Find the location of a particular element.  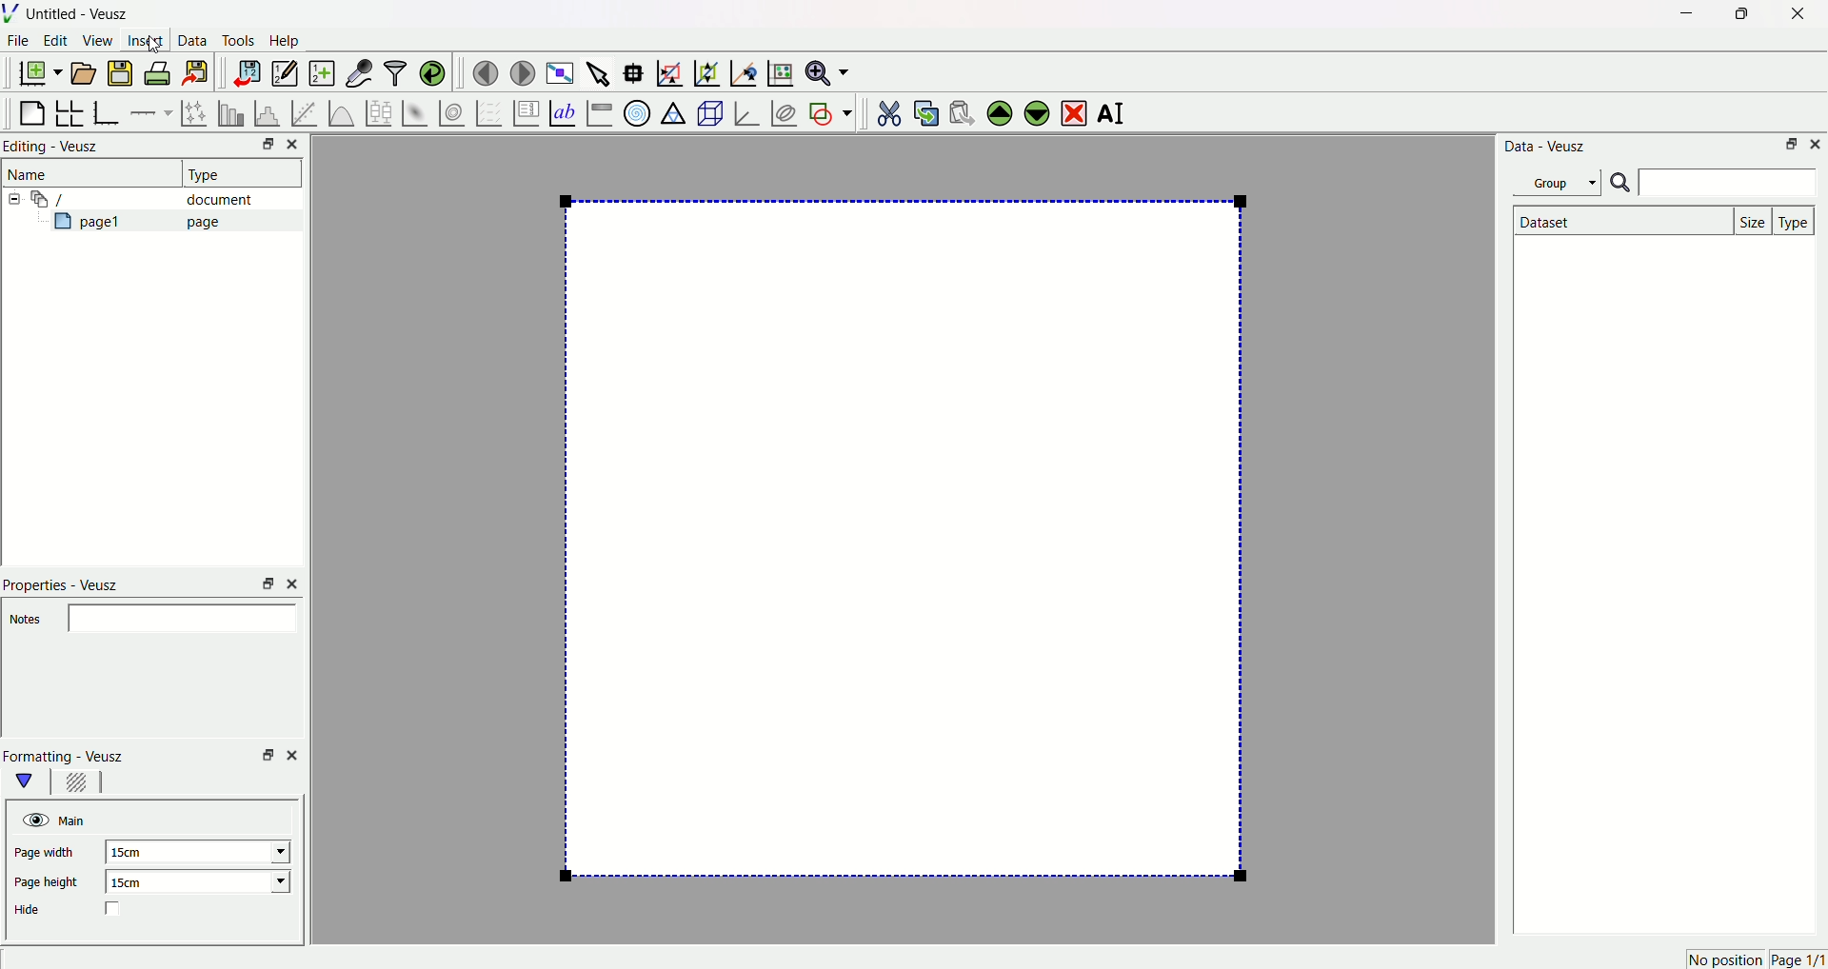

Minimize is located at coordinates (1681, 14).